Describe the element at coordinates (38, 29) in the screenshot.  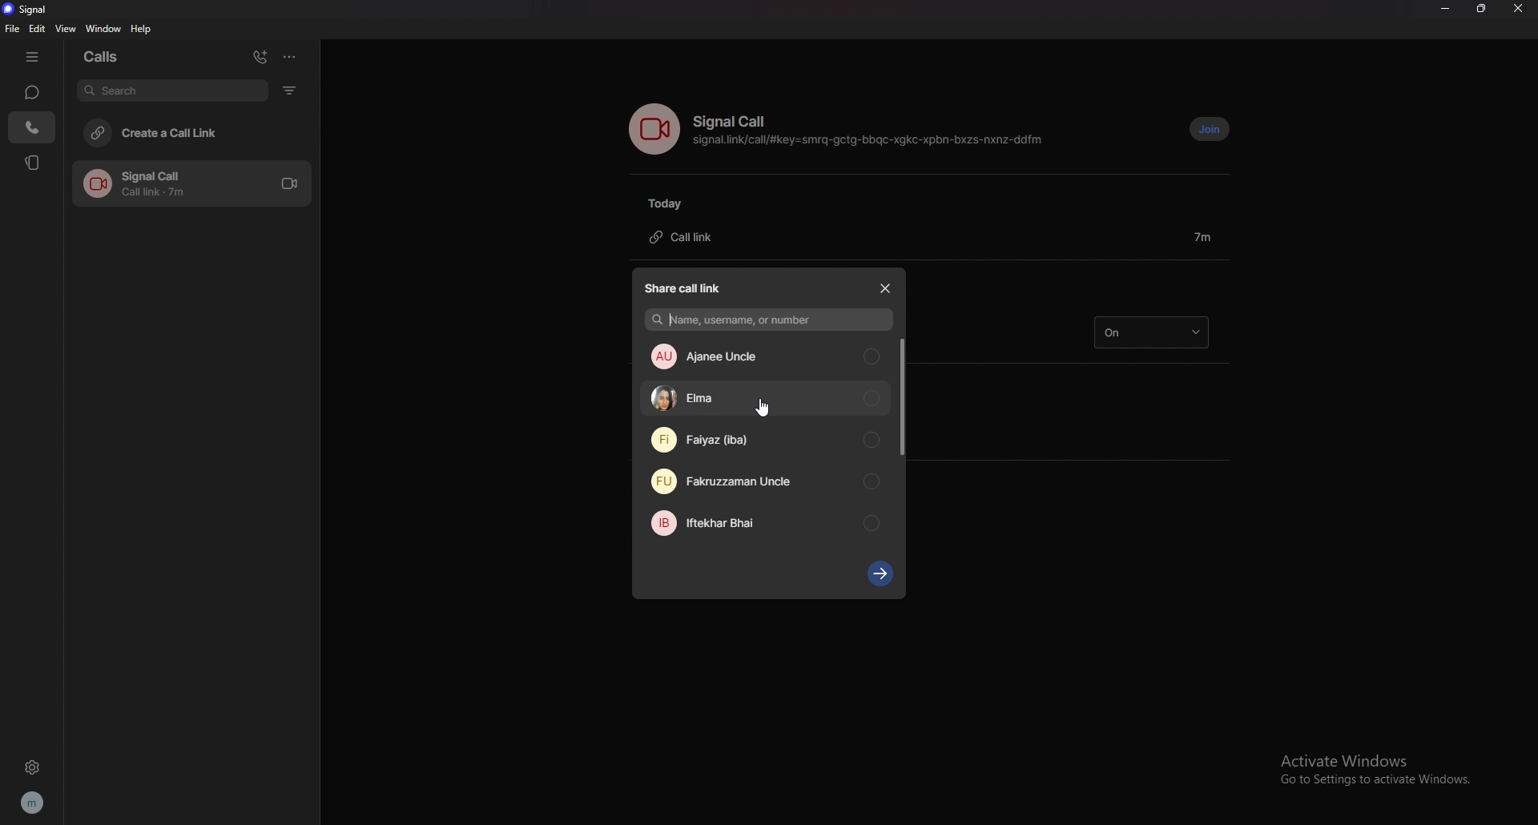
I see `edit` at that location.